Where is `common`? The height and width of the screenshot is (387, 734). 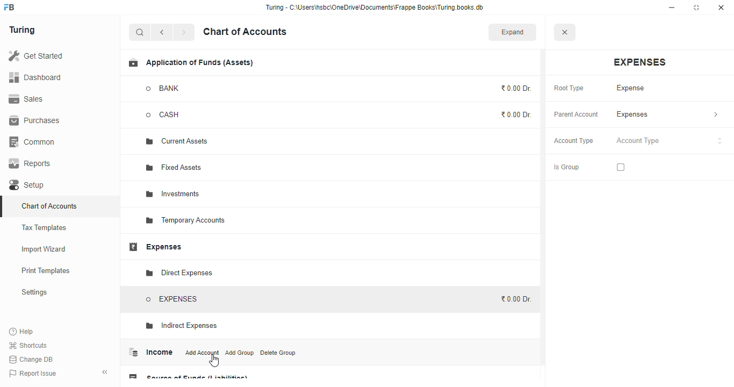 common is located at coordinates (33, 142).